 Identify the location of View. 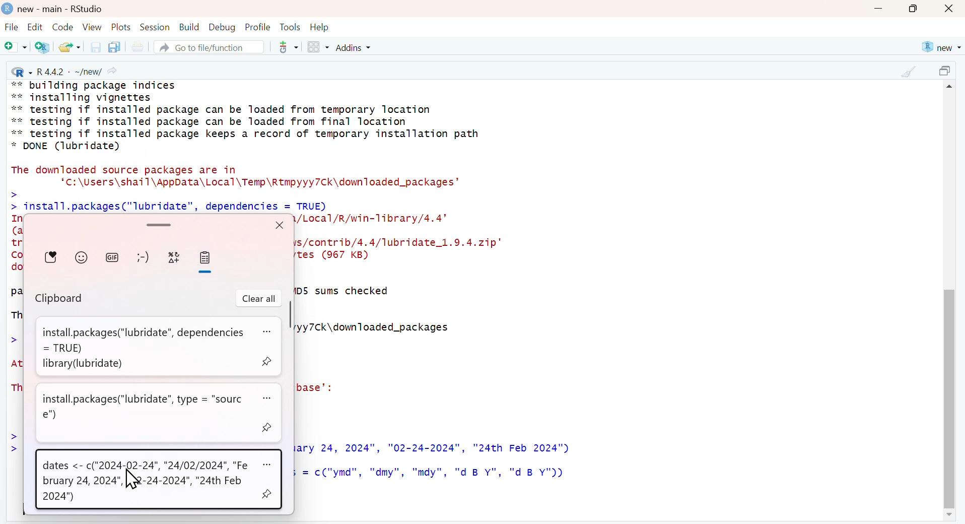
(92, 27).